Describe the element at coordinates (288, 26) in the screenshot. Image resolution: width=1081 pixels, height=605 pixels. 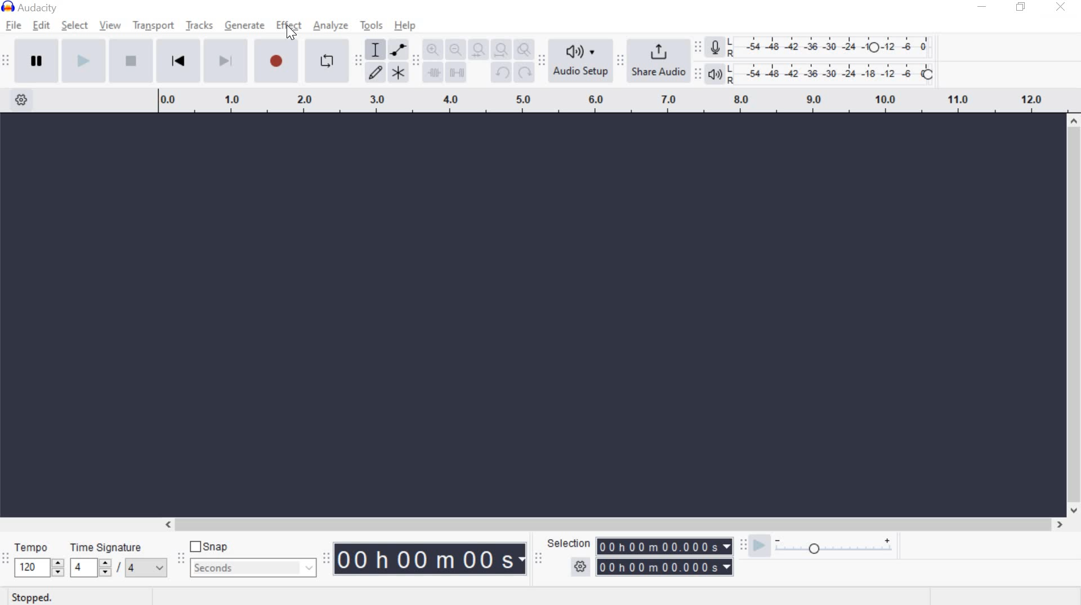
I see `effect` at that location.